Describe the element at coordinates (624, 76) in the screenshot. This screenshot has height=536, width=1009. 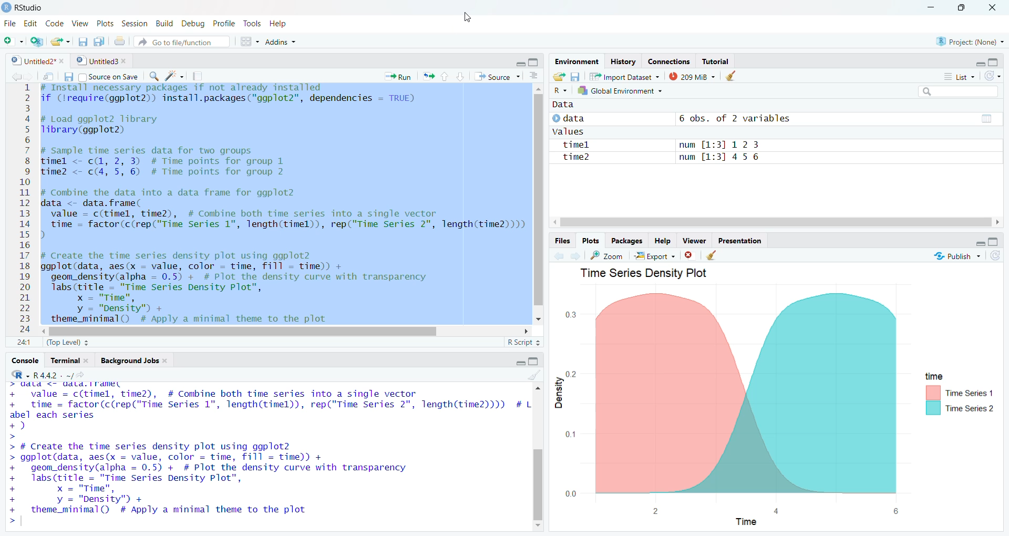
I see `Import Dataset ` at that location.